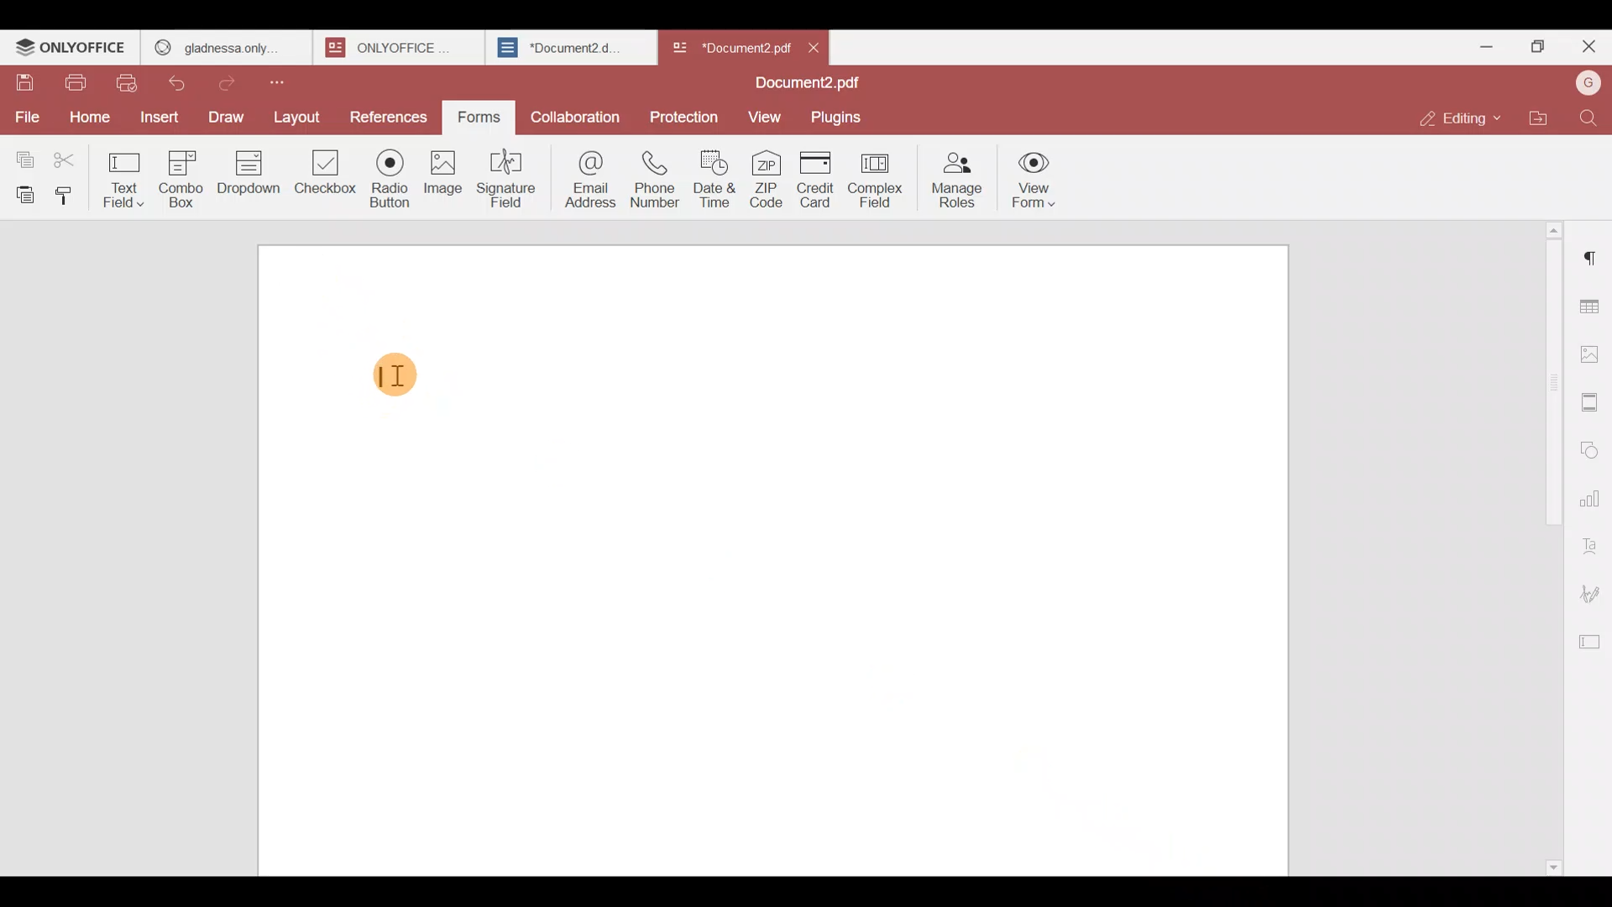 The height and width of the screenshot is (907, 1612). Describe the element at coordinates (1593, 118) in the screenshot. I see `Find` at that location.